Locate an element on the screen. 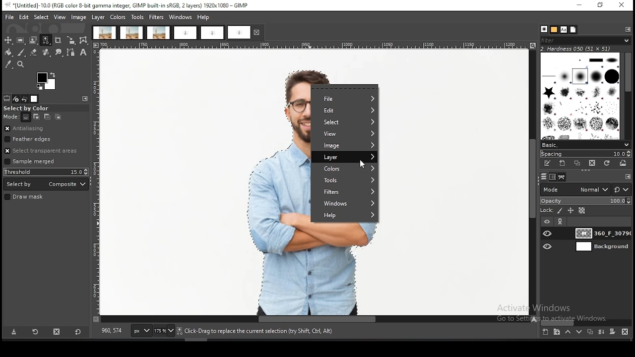 This screenshot has width=635, height=357. open brush as image is located at coordinates (623, 163).